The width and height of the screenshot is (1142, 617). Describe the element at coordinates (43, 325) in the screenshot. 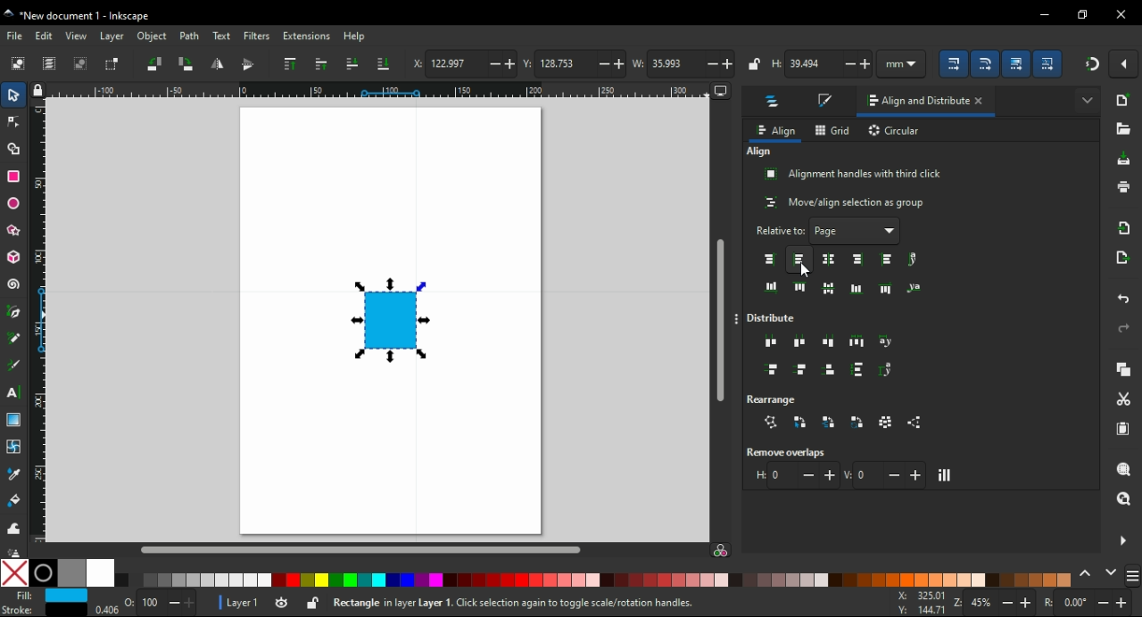

I see `vertical ruler` at that location.